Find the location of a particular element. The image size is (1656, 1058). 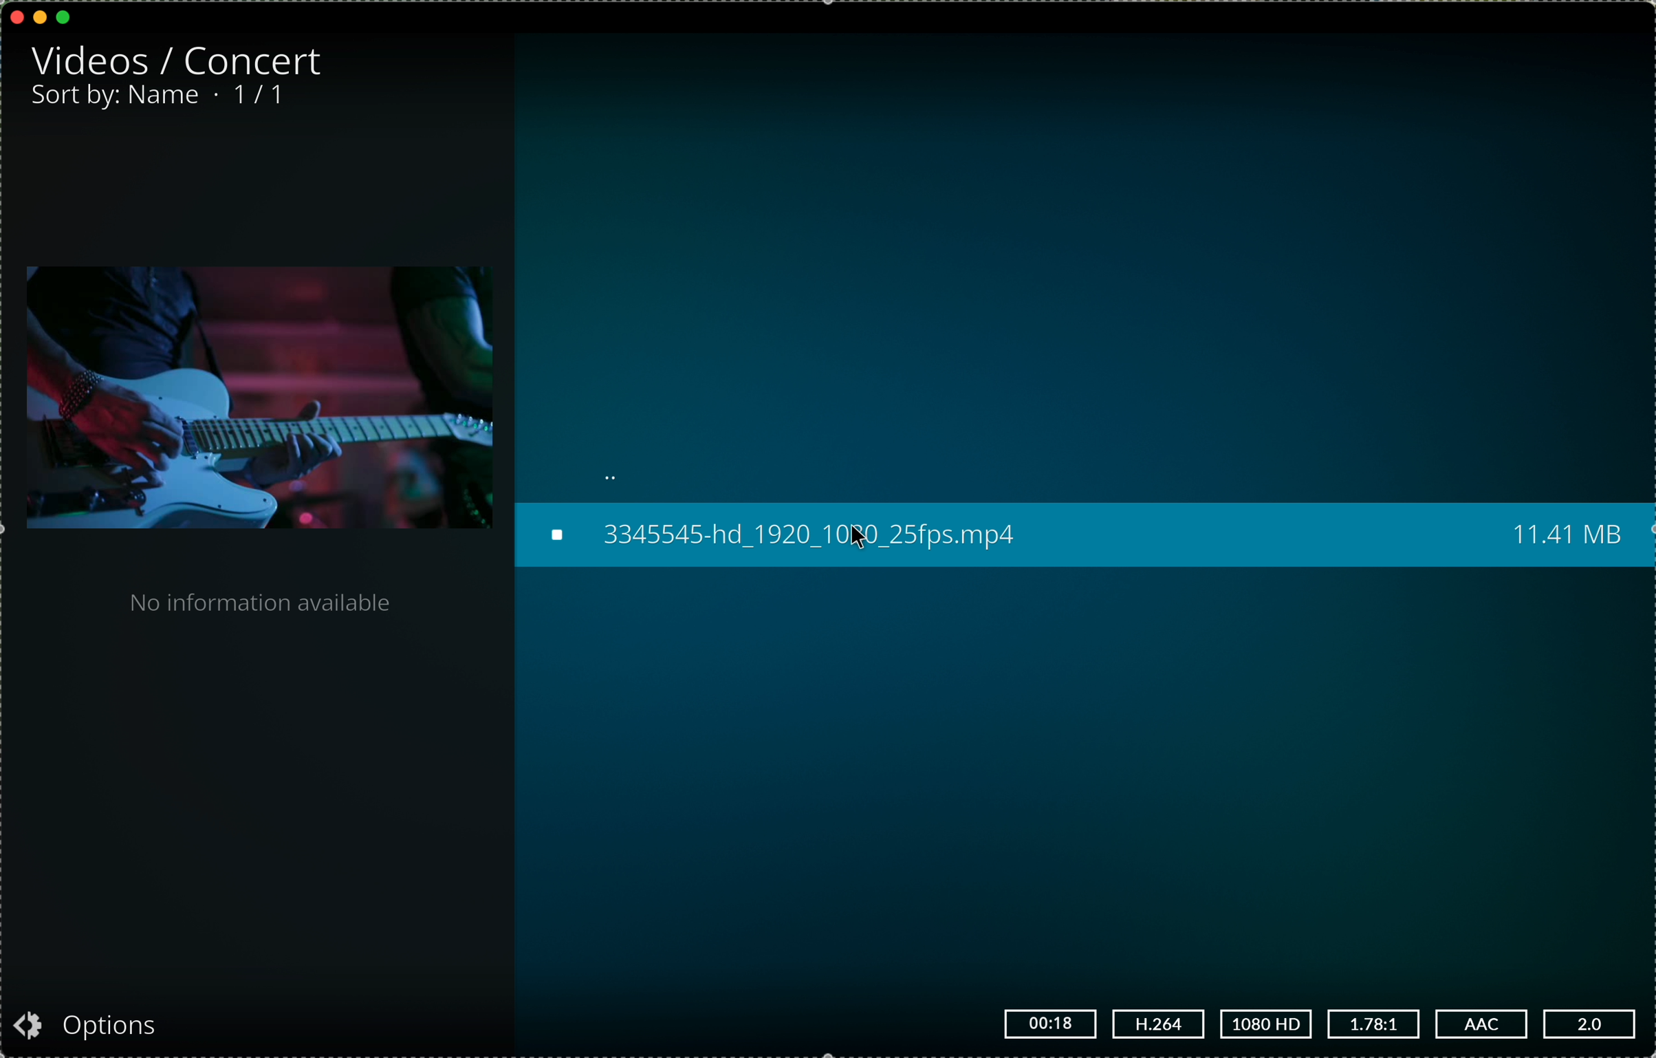

maximise is located at coordinates (65, 17).